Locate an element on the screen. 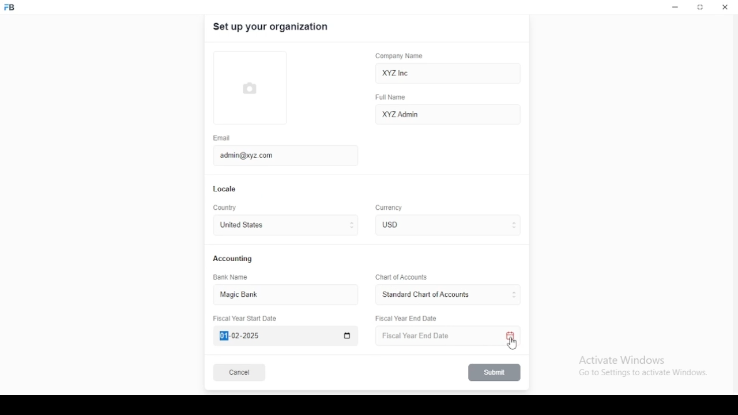 The image size is (738, 415). Currency is located at coordinates (389, 208).